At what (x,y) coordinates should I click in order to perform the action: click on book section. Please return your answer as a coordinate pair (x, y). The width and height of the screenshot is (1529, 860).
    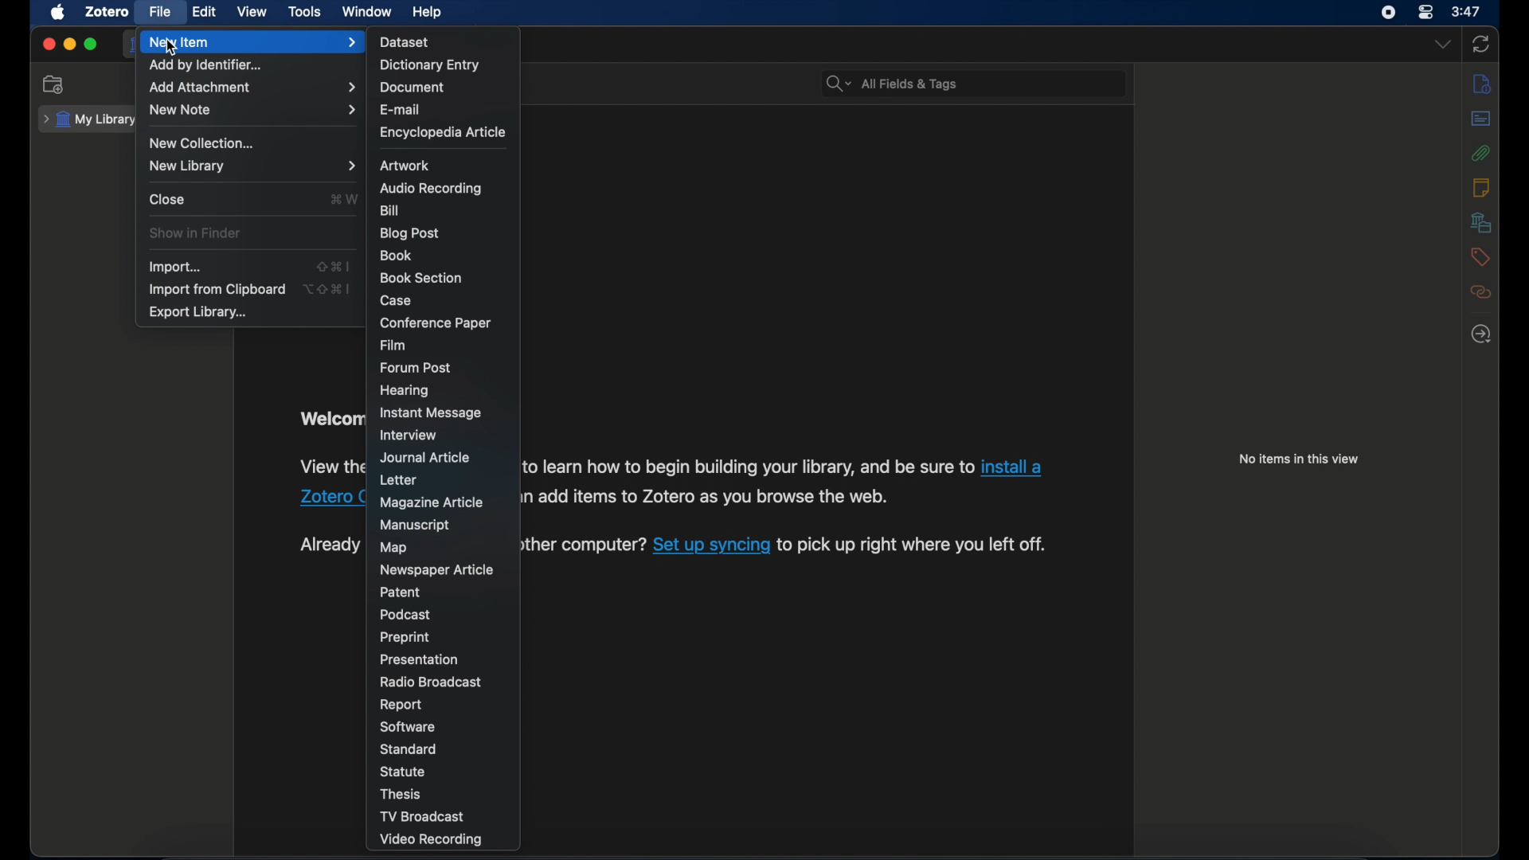
    Looking at the image, I should click on (422, 279).